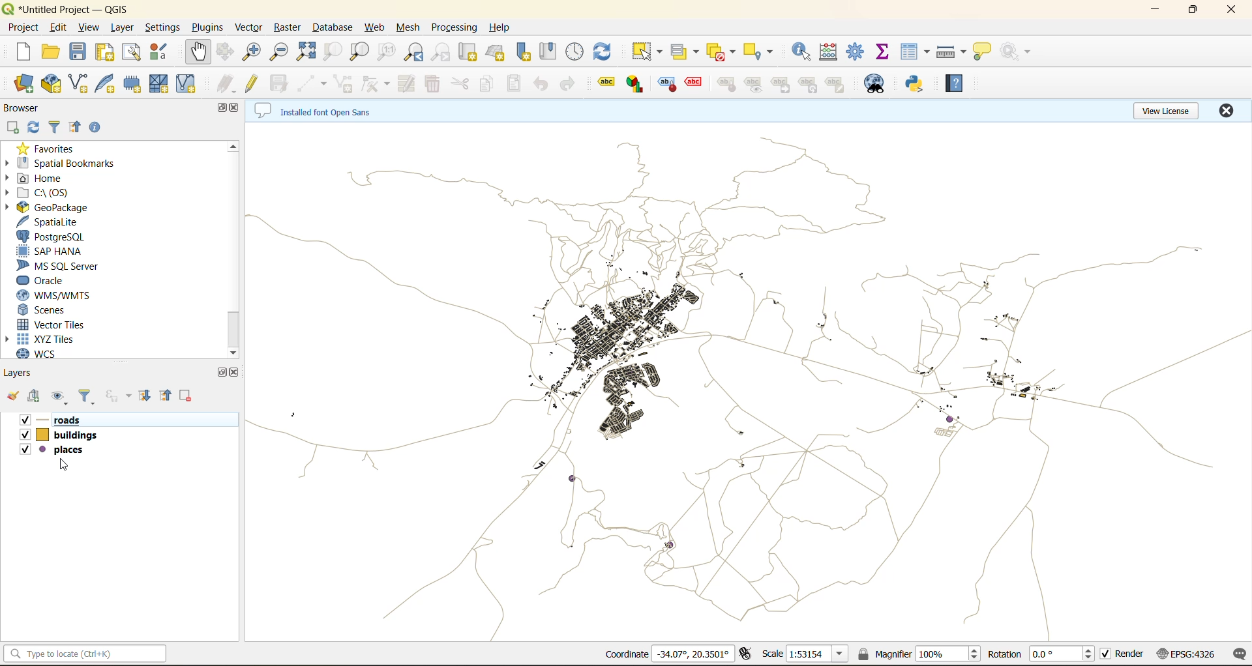  What do you see at coordinates (124, 27) in the screenshot?
I see `layer` at bounding box center [124, 27].